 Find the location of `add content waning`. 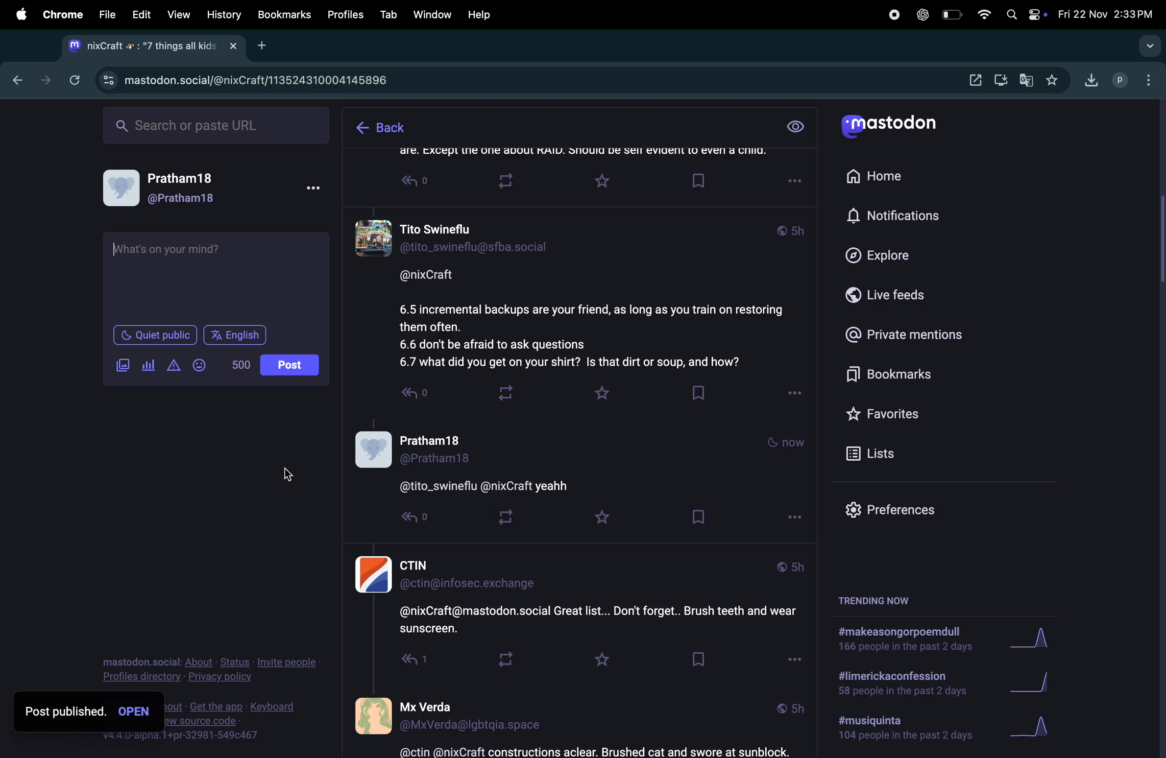

add content waning is located at coordinates (172, 365).